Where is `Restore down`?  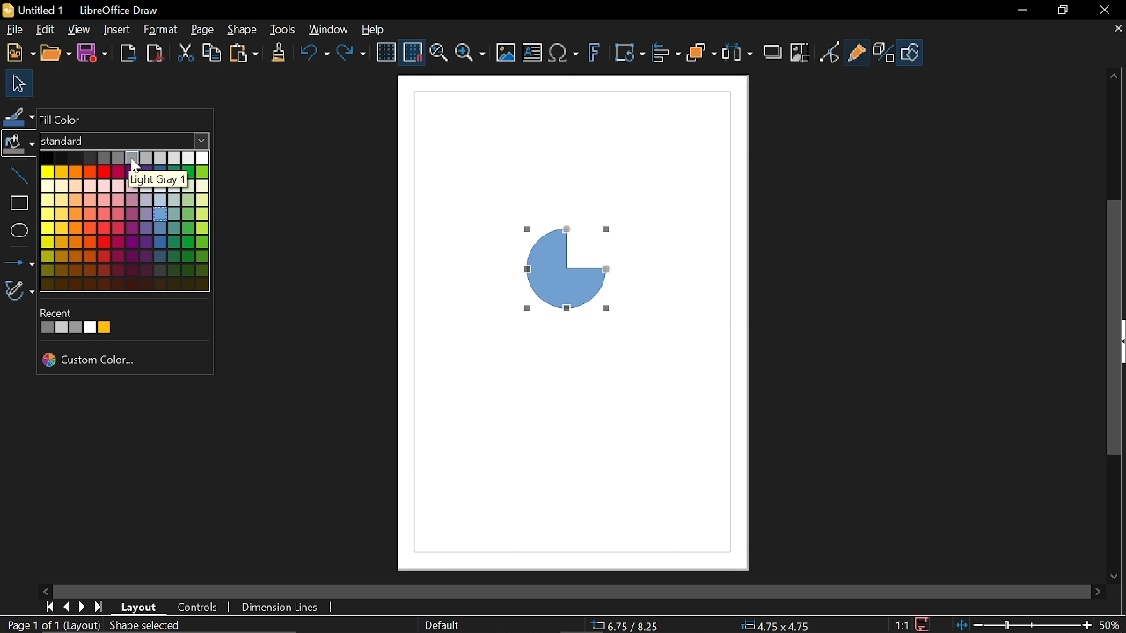 Restore down is located at coordinates (1064, 11).